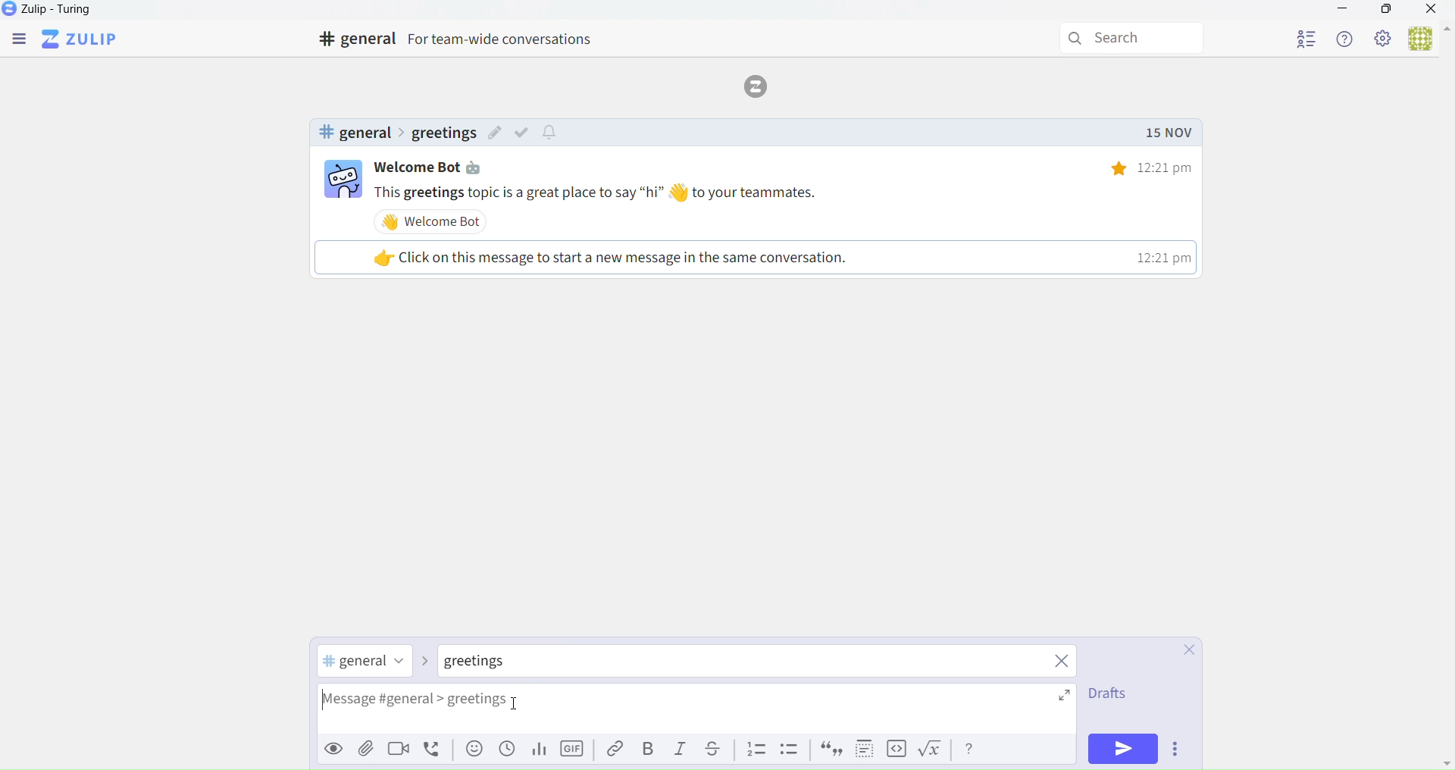  I want to click on General Tittle, so click(462, 39).